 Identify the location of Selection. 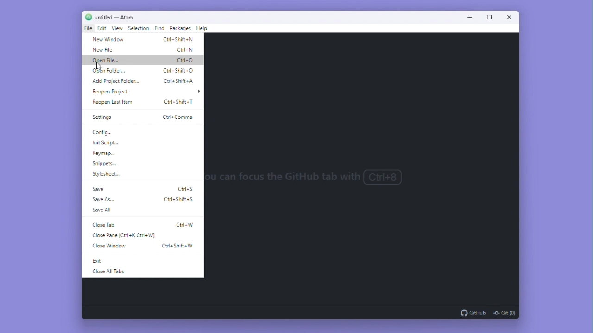
(139, 28).